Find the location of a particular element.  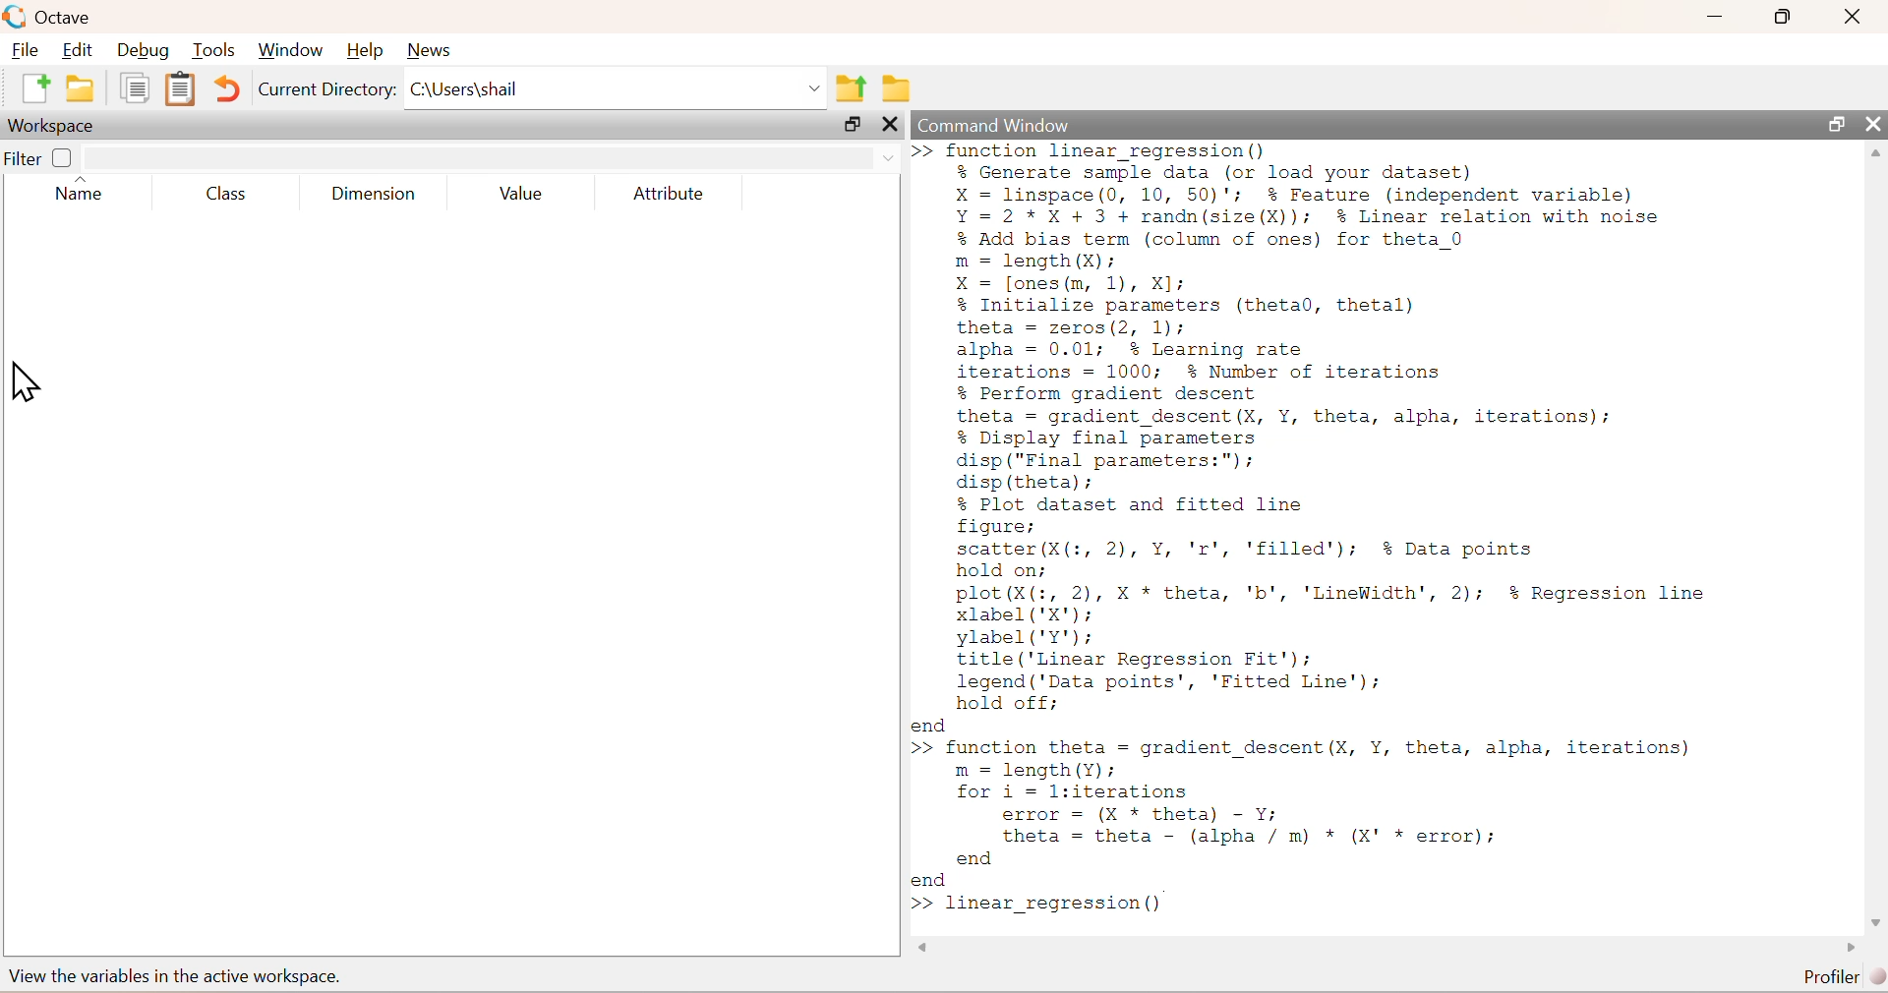

Class is located at coordinates (227, 195).